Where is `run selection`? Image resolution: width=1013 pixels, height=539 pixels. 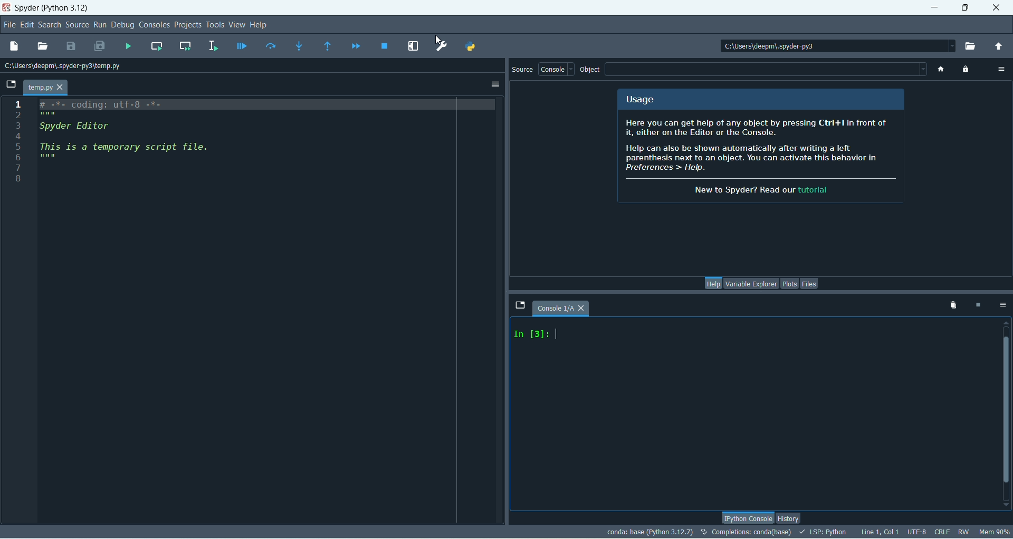 run selection is located at coordinates (213, 46).